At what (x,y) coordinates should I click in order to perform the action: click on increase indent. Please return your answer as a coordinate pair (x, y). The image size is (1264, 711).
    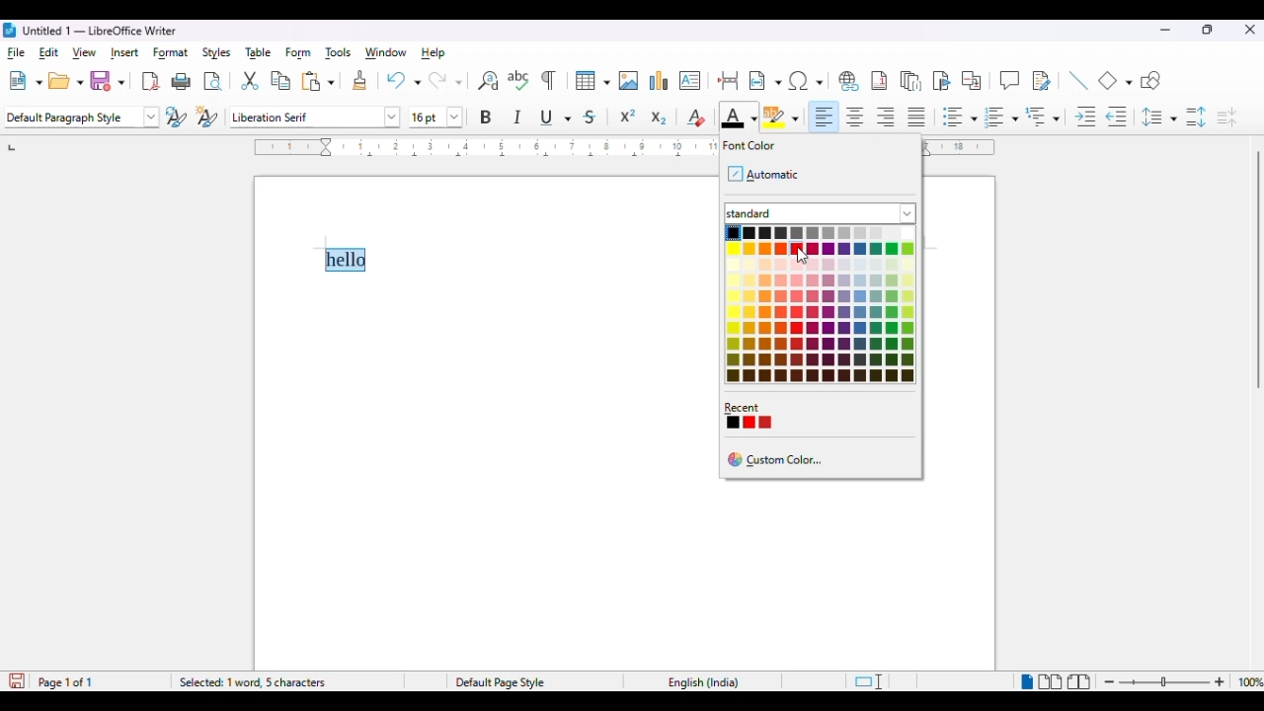
    Looking at the image, I should click on (1084, 118).